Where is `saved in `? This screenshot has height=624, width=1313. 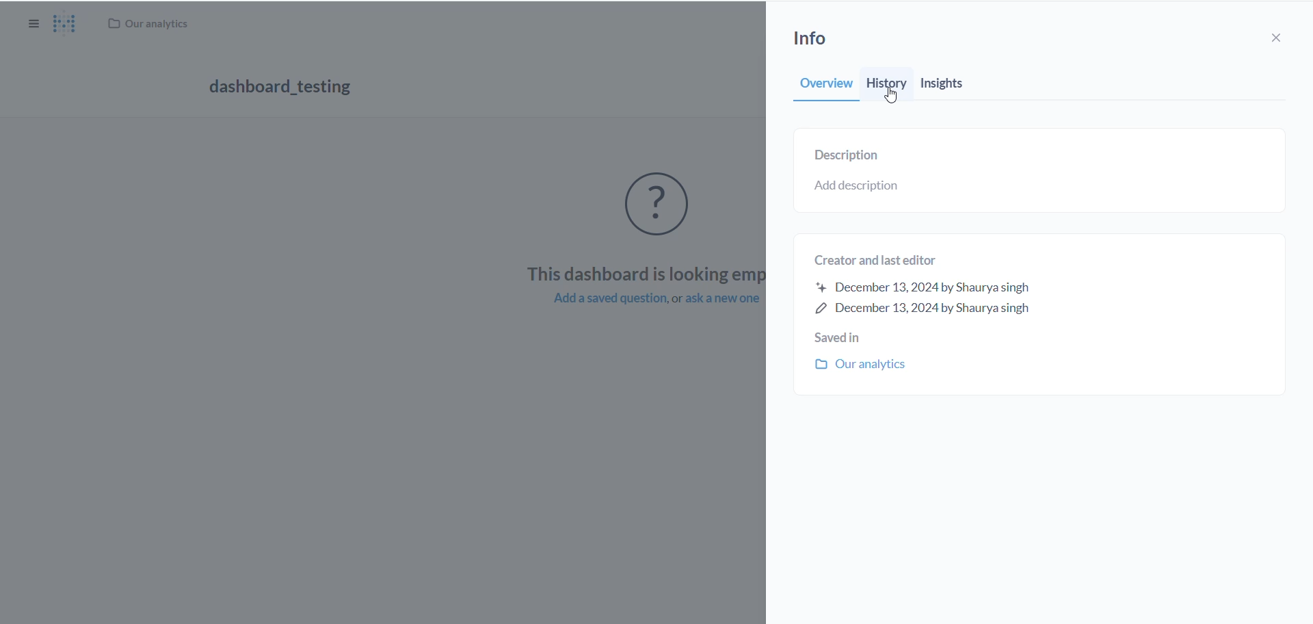 saved in  is located at coordinates (855, 338).